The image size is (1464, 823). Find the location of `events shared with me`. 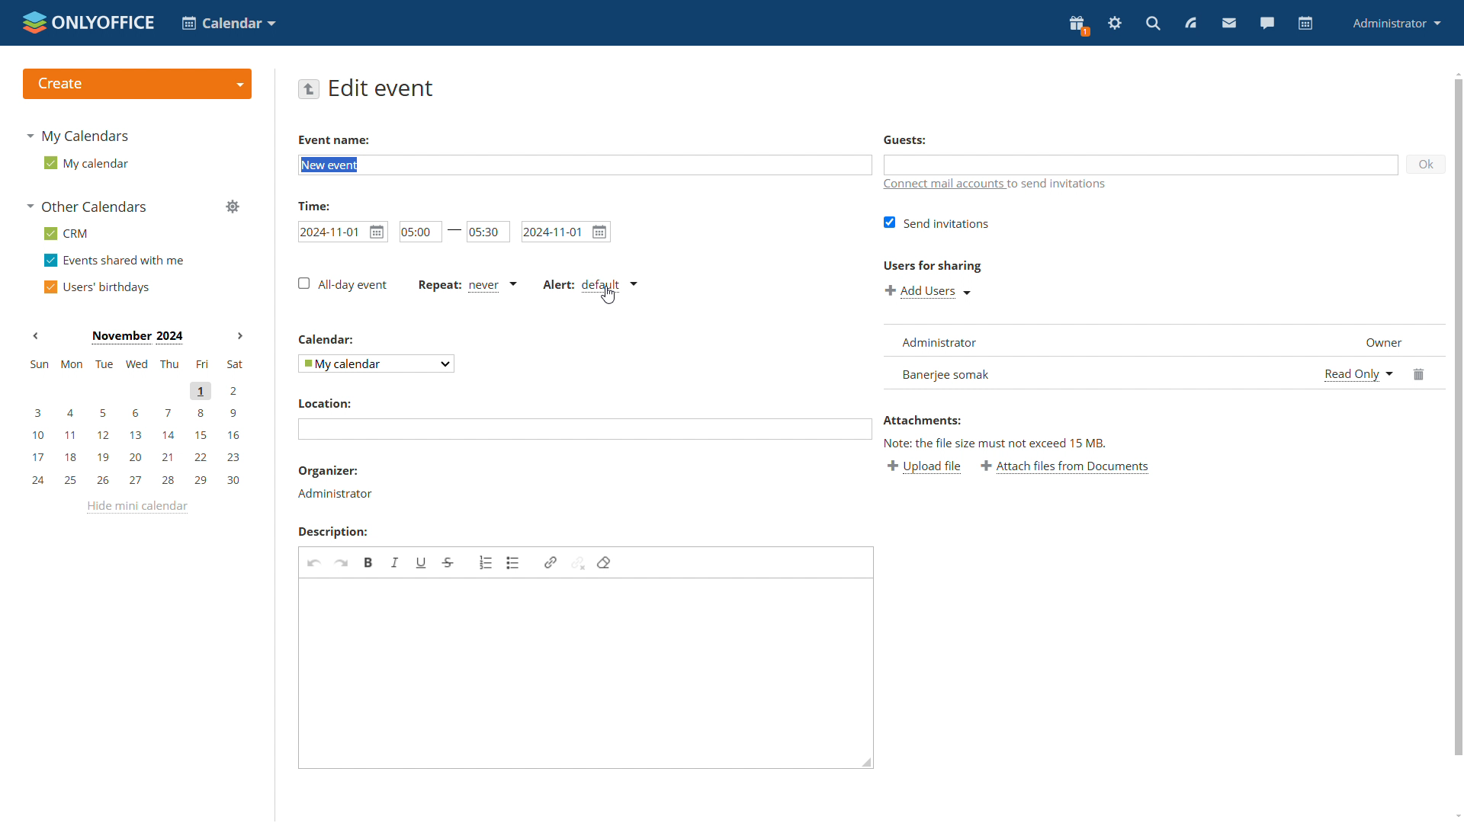

events shared with me is located at coordinates (114, 261).